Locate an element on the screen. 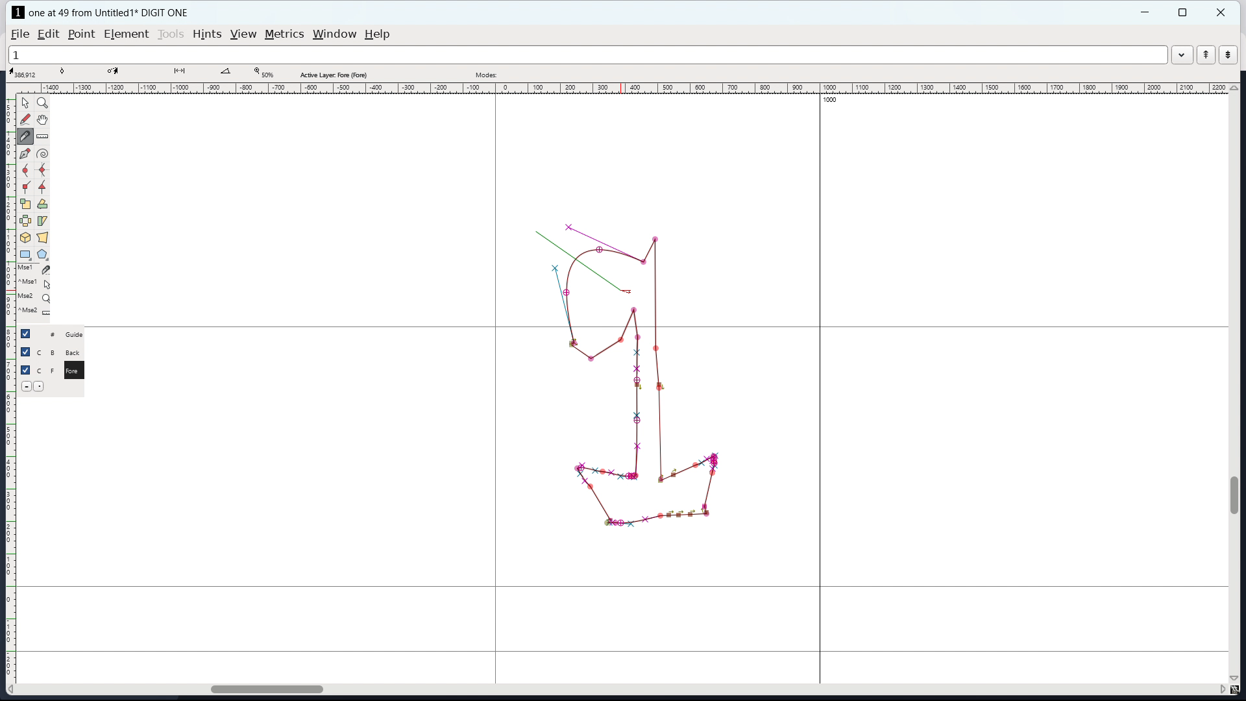 This screenshot has height=701, width=1246. next word in the current word list is located at coordinates (1228, 55).